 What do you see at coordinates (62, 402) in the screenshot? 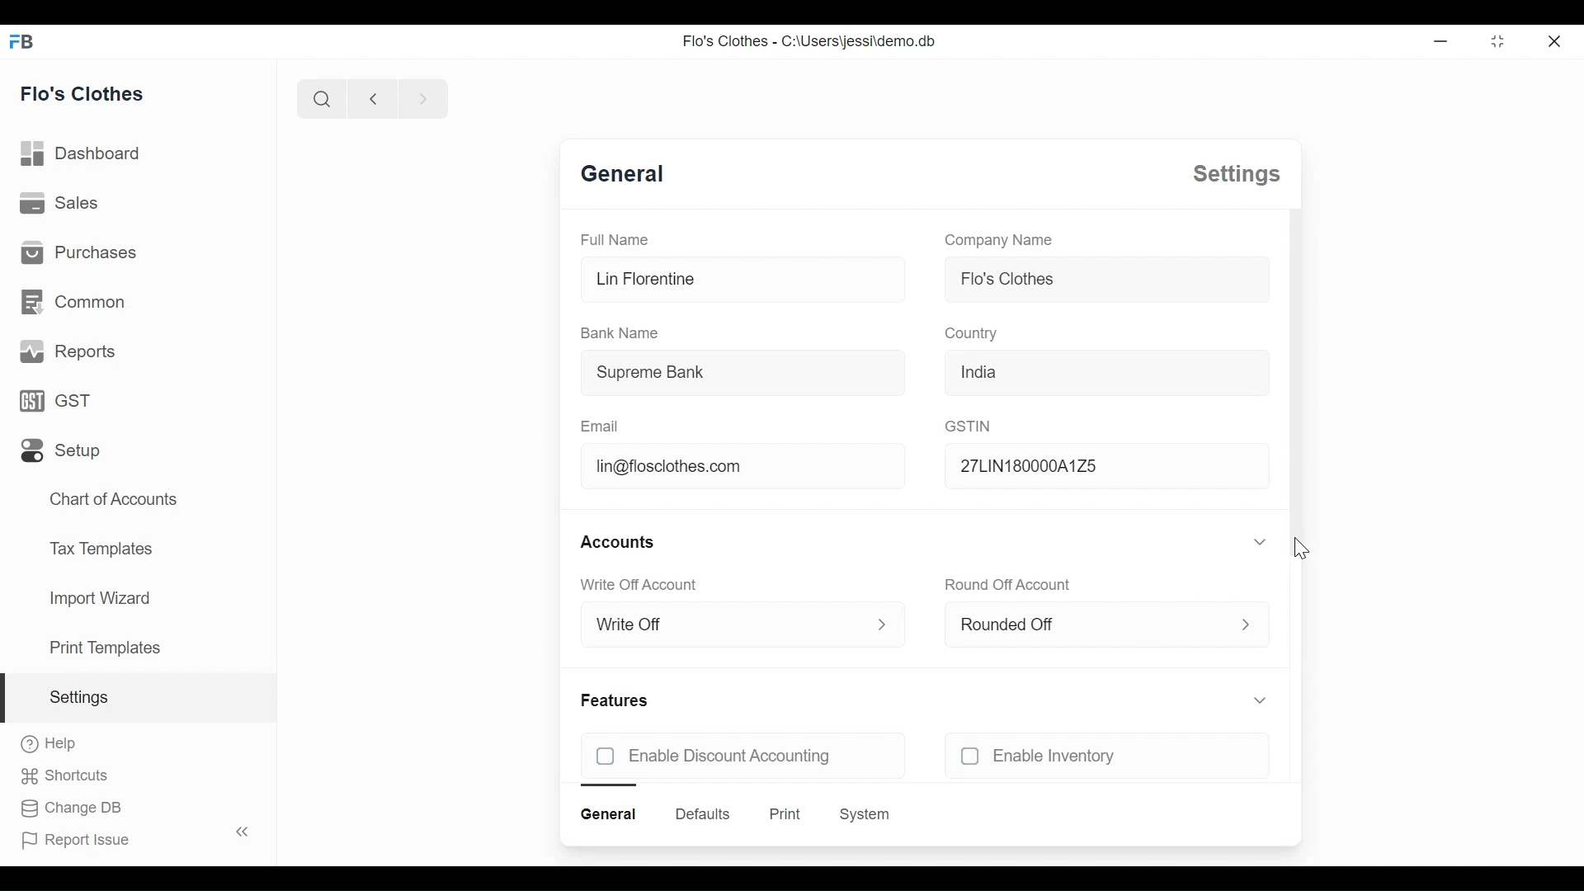
I see `GST` at bounding box center [62, 402].